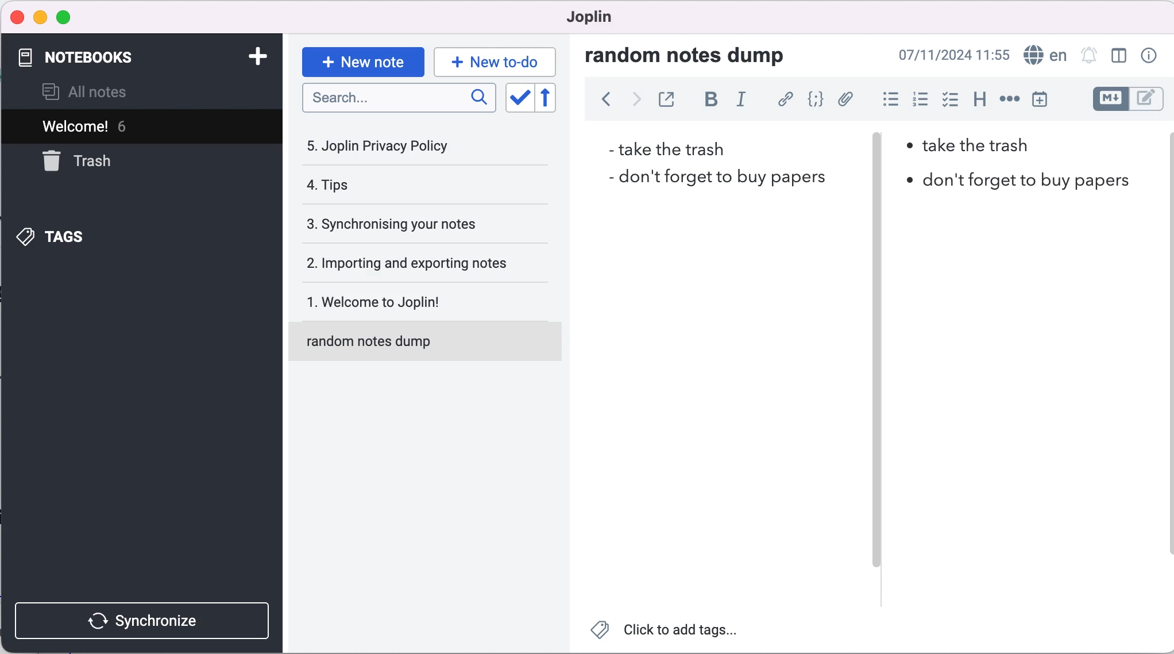 Image resolution: width=1174 pixels, height=654 pixels. Describe the element at coordinates (1127, 101) in the screenshot. I see `toggle editors` at that location.